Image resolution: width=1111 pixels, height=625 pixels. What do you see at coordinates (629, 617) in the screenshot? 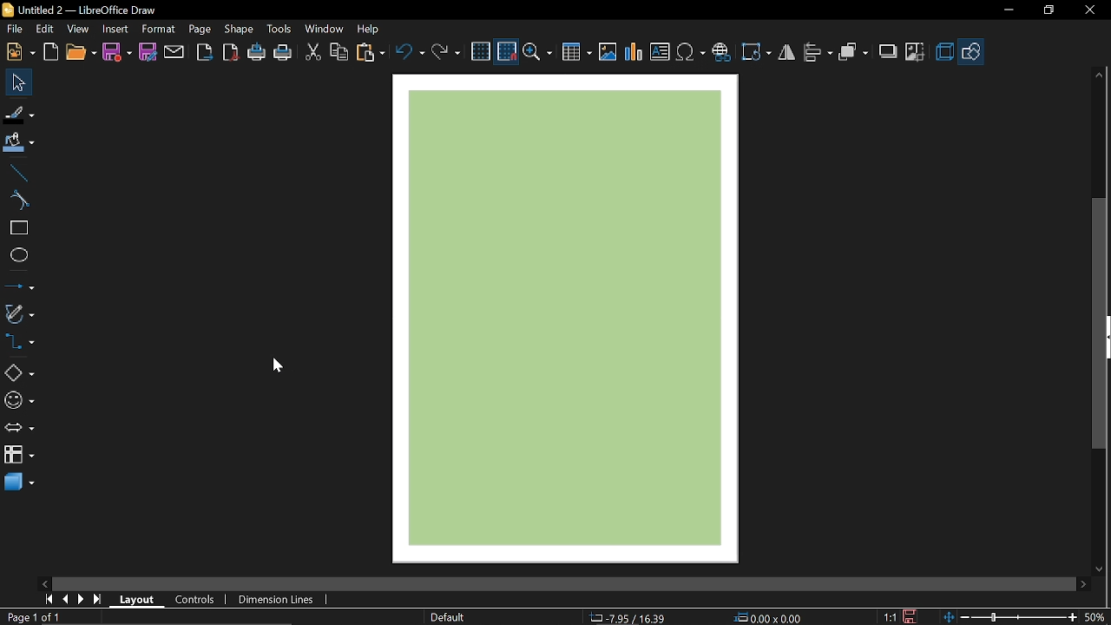
I see `Co-ordinate` at bounding box center [629, 617].